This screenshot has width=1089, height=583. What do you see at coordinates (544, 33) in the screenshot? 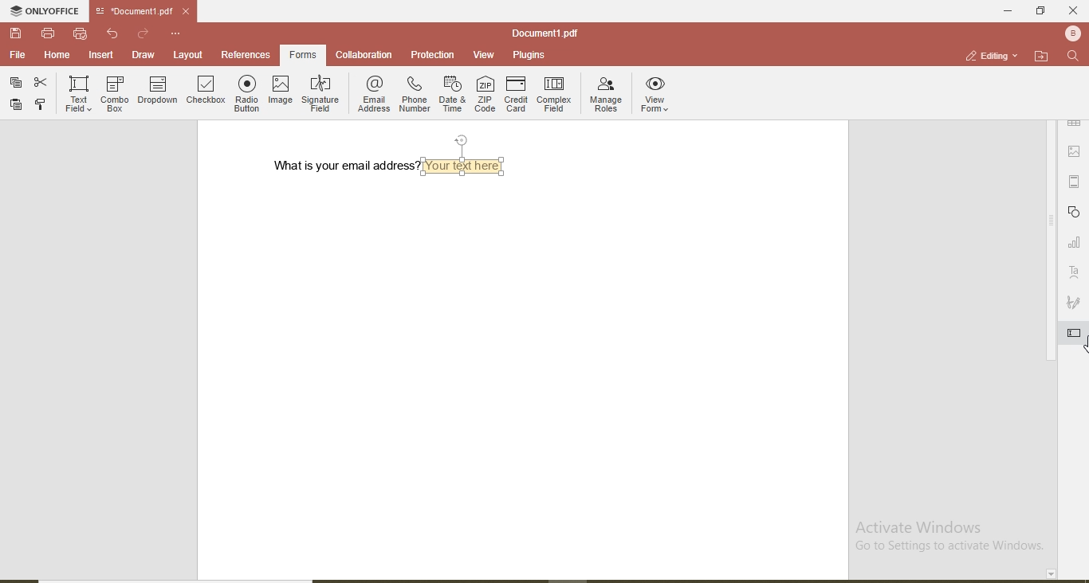
I see `file name` at bounding box center [544, 33].